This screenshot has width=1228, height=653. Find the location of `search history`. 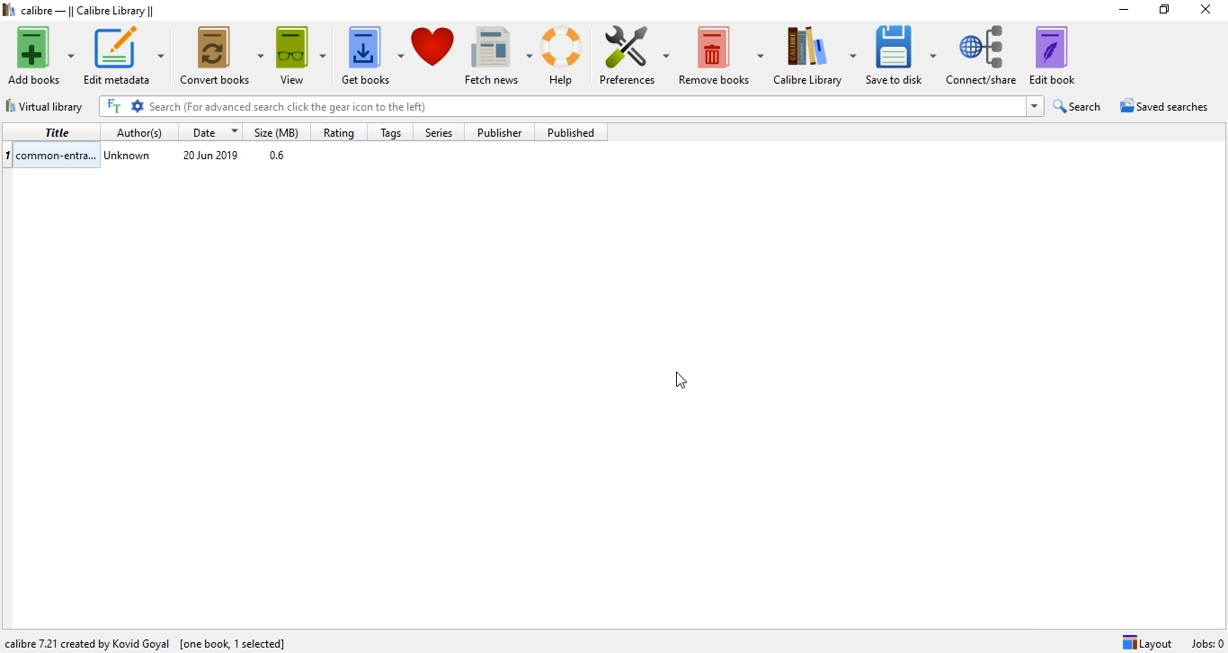

search history is located at coordinates (1035, 107).